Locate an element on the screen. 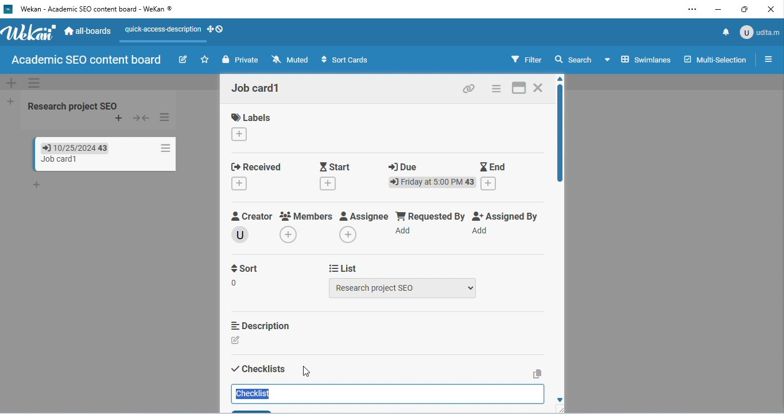 The width and height of the screenshot is (784, 414). checklist is located at coordinates (255, 395).